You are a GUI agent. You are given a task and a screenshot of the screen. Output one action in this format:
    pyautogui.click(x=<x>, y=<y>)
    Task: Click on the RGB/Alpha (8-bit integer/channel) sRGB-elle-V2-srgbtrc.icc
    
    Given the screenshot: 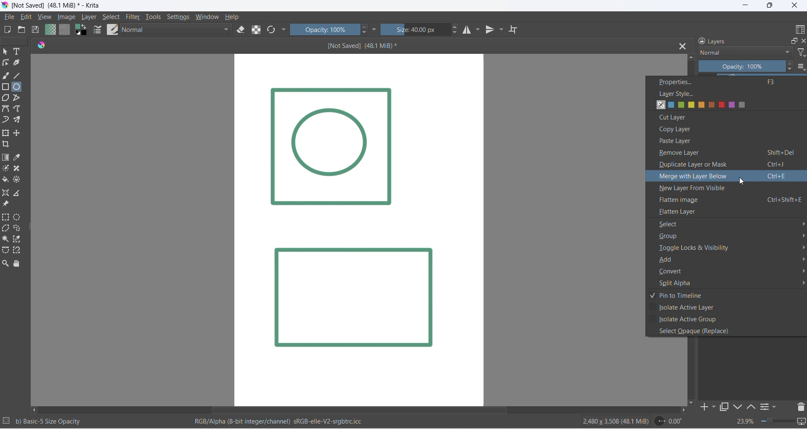 What is the action you would take?
    pyautogui.click(x=288, y=423)
    